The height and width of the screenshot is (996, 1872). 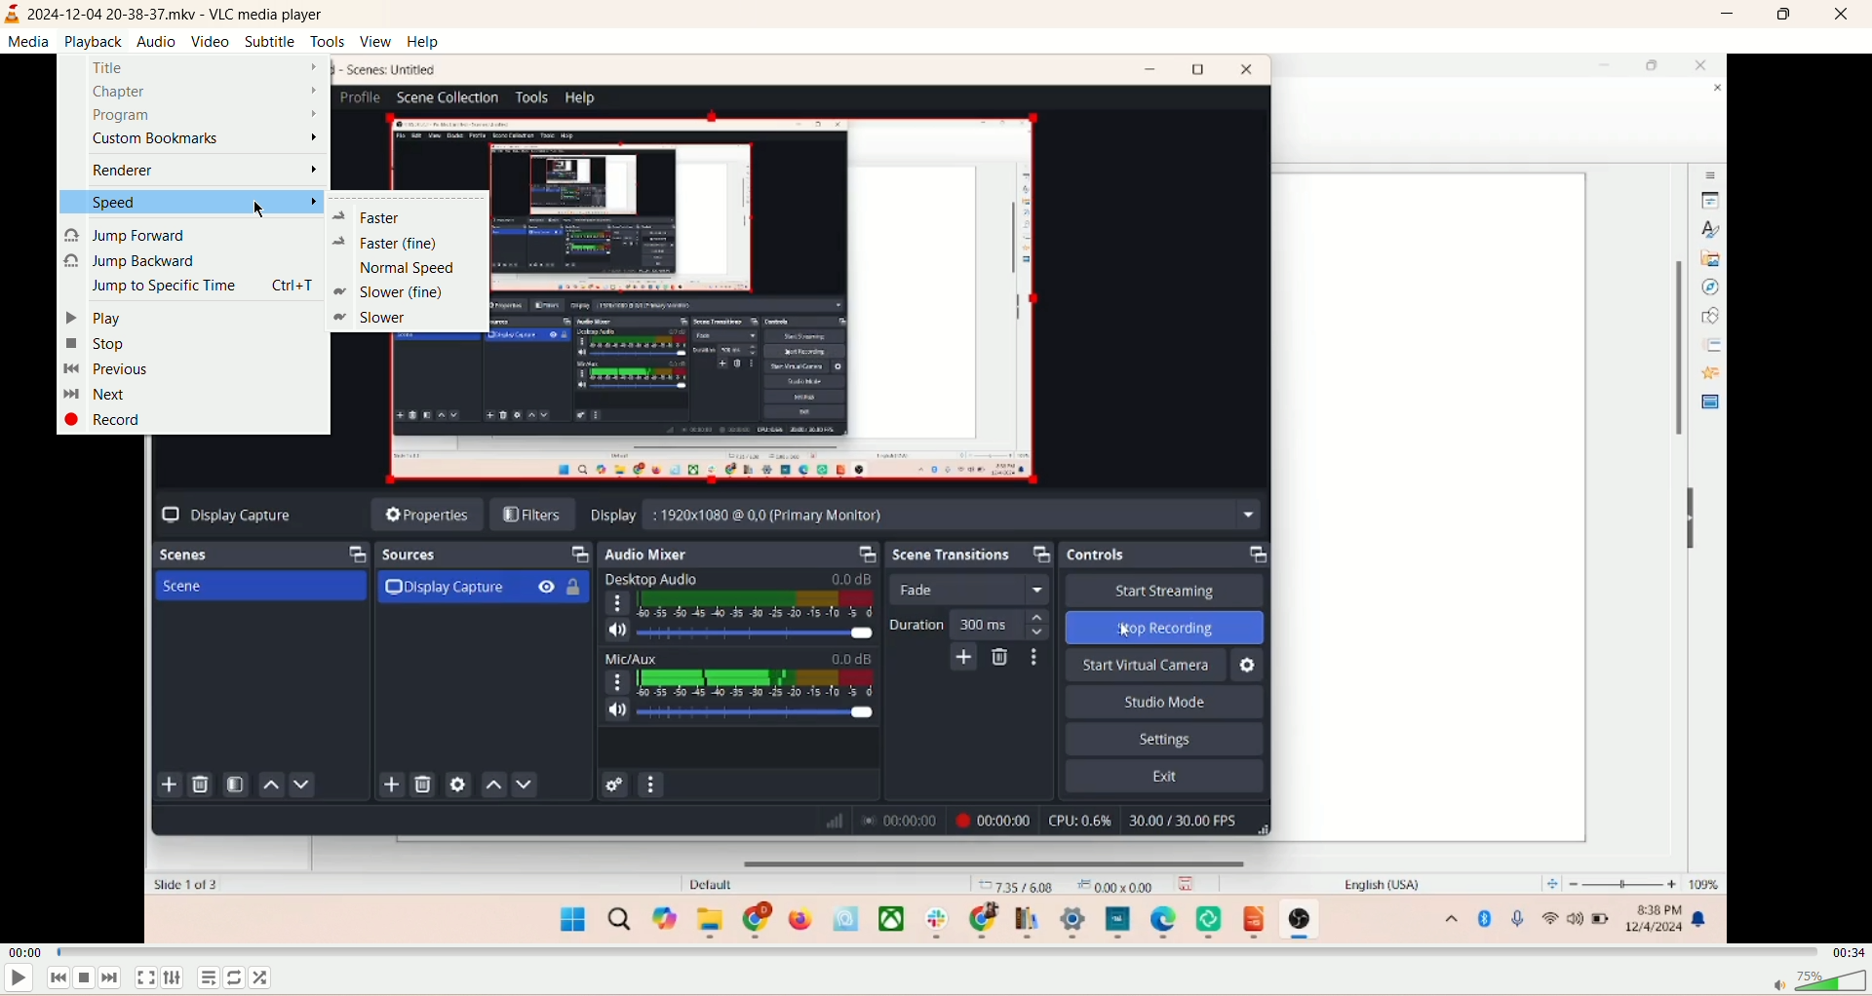 What do you see at coordinates (56, 980) in the screenshot?
I see `previous` at bounding box center [56, 980].